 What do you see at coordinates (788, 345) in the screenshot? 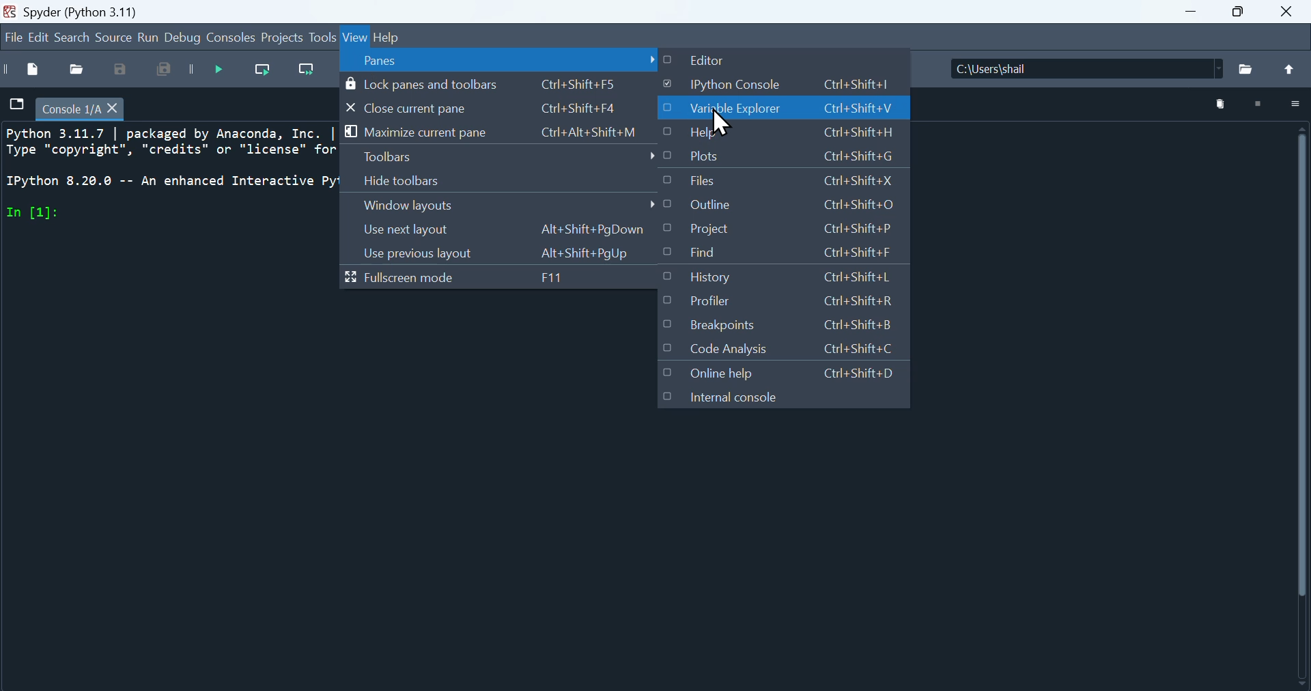
I see `Code analysis` at bounding box center [788, 345].